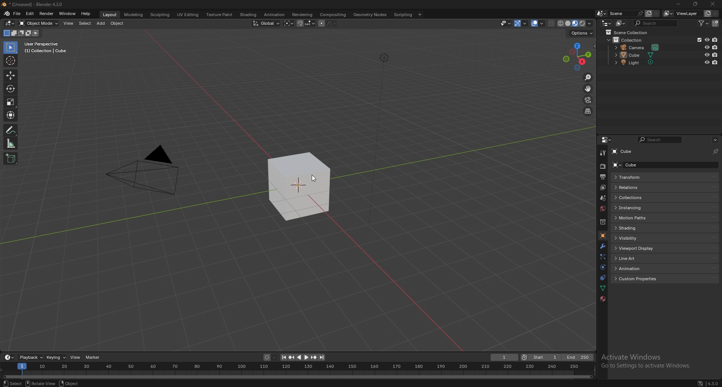 This screenshot has height=387, width=722. What do you see at coordinates (21, 33) in the screenshot?
I see `modes` at bounding box center [21, 33].